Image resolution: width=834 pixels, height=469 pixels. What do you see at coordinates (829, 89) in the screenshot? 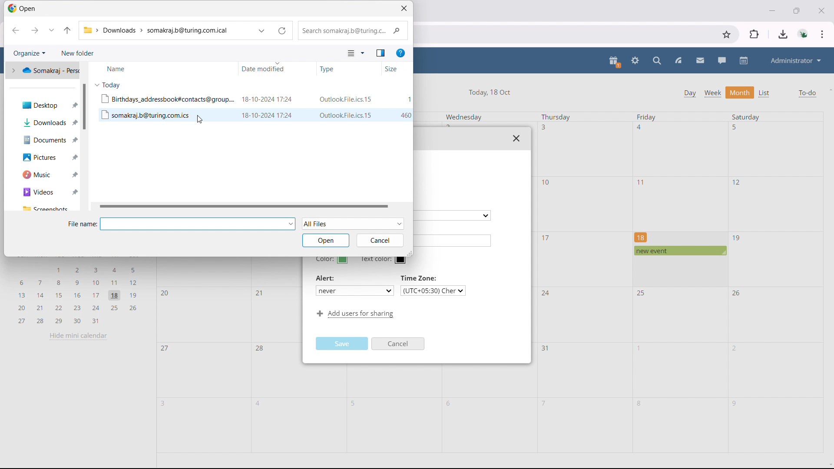
I see `scroll up` at bounding box center [829, 89].